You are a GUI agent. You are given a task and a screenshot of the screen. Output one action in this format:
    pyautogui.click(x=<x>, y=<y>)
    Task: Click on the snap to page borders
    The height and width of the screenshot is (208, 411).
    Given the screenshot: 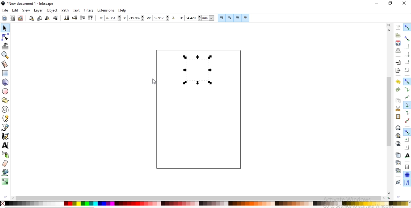 What is the action you would take?
    pyautogui.click(x=407, y=167)
    